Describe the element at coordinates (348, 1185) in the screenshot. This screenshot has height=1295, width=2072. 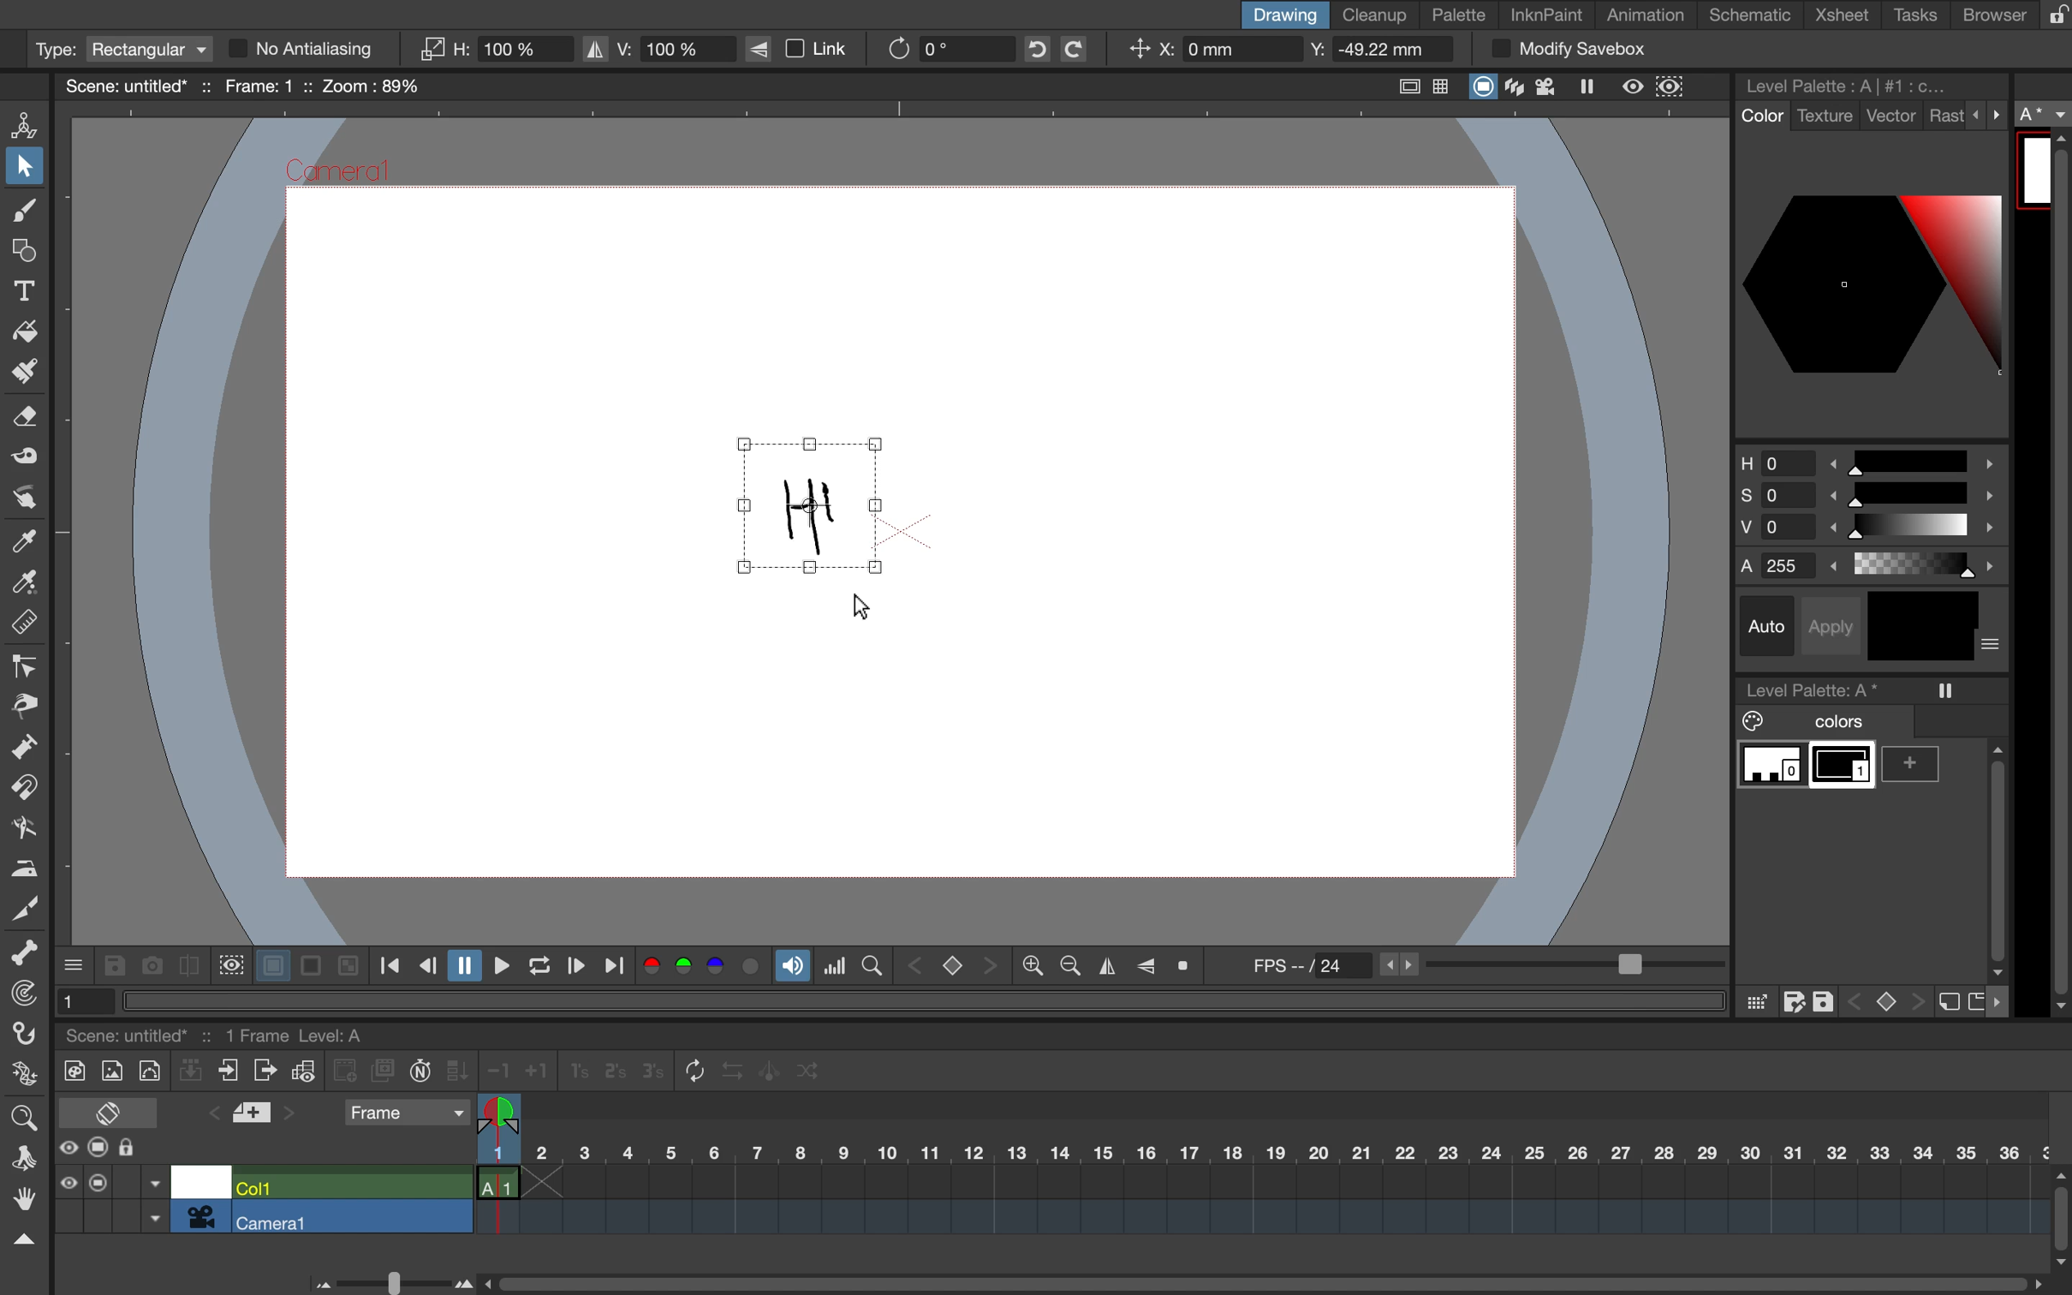
I see `col 1` at that location.